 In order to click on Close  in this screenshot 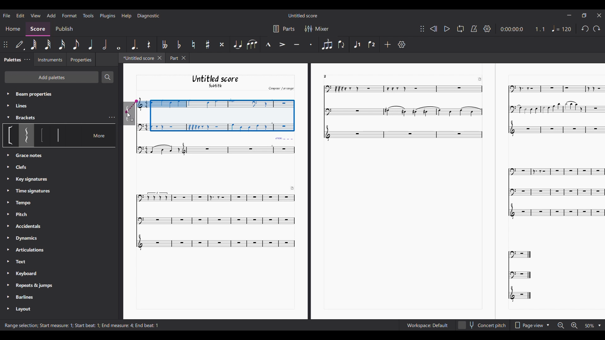, I will do `click(599, 15)`.